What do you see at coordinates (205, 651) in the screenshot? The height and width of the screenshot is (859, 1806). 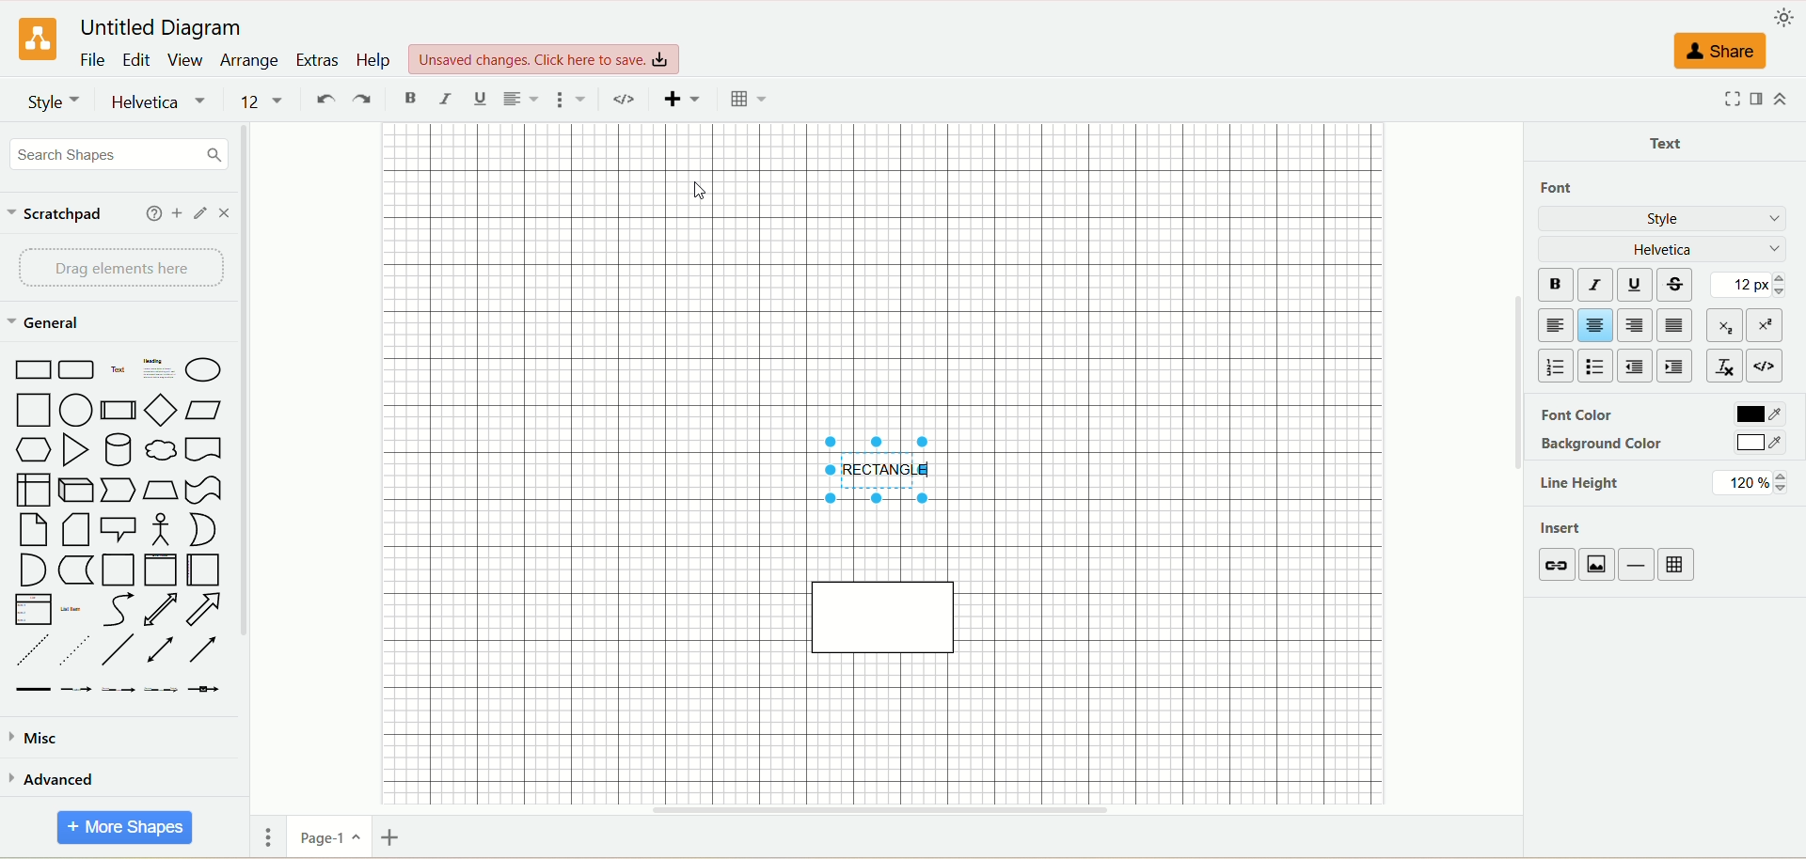 I see `directional connector` at bounding box center [205, 651].